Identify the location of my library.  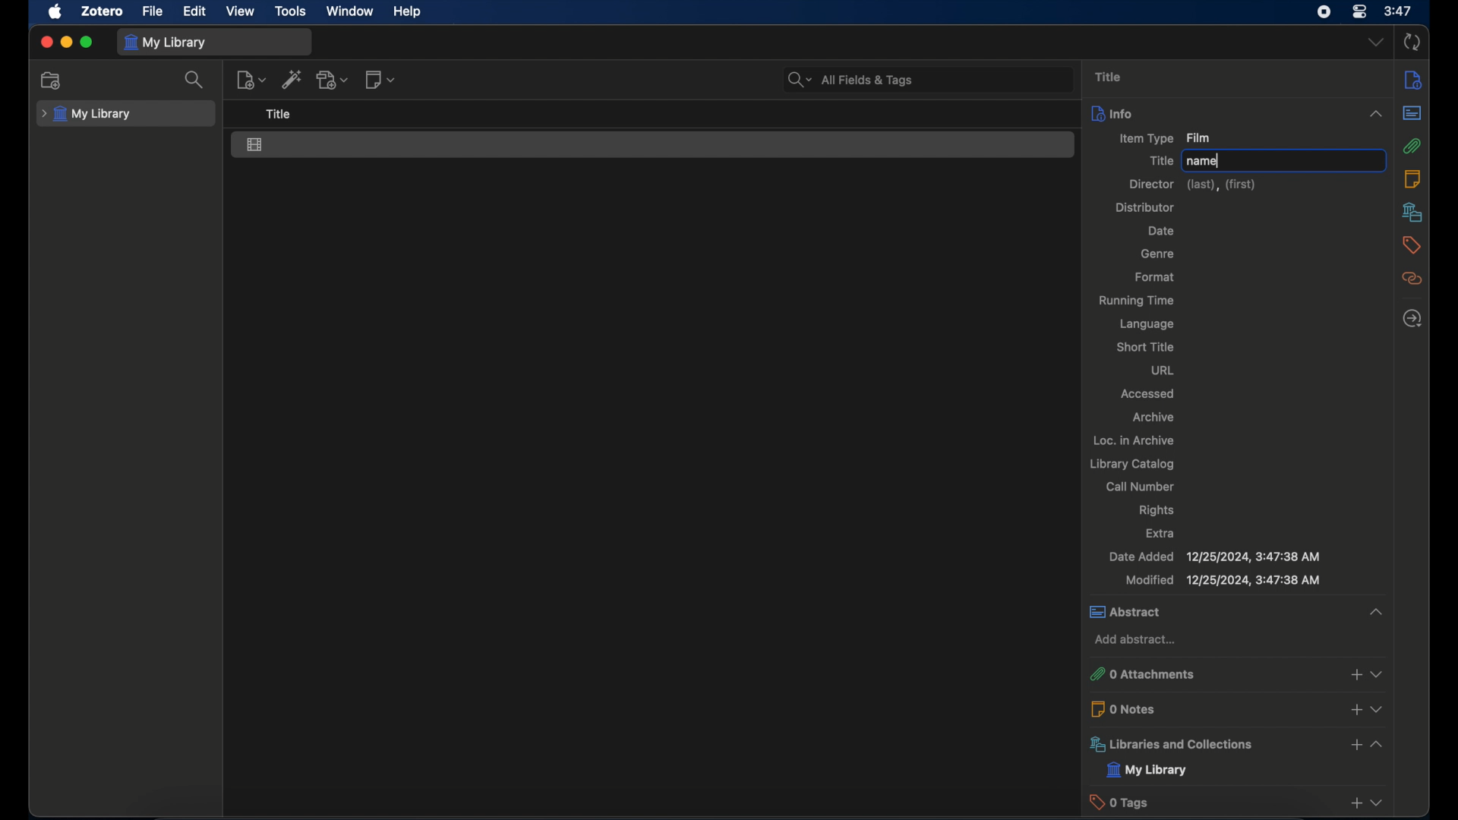
(1147, 770).